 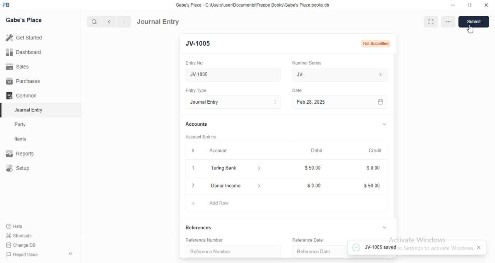 I want to click on search, so click(x=95, y=22).